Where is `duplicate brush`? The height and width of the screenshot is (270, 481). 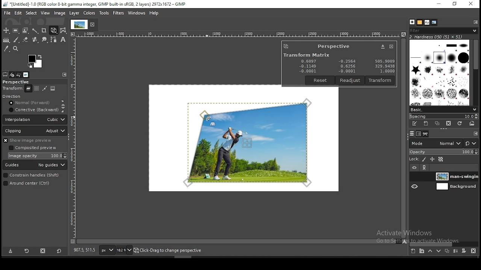 duplicate brush is located at coordinates (437, 124).